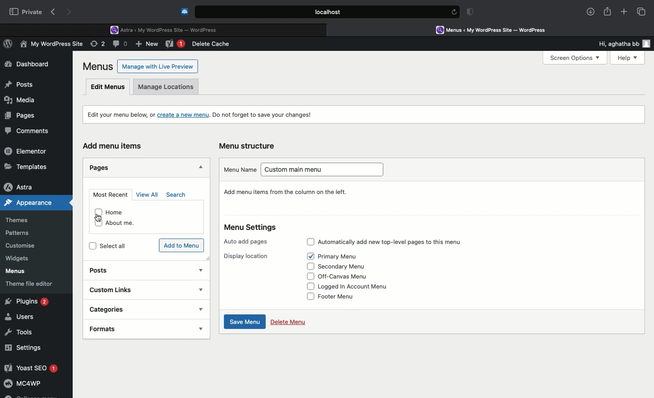  Describe the element at coordinates (18, 115) in the screenshot. I see `Pages` at that location.